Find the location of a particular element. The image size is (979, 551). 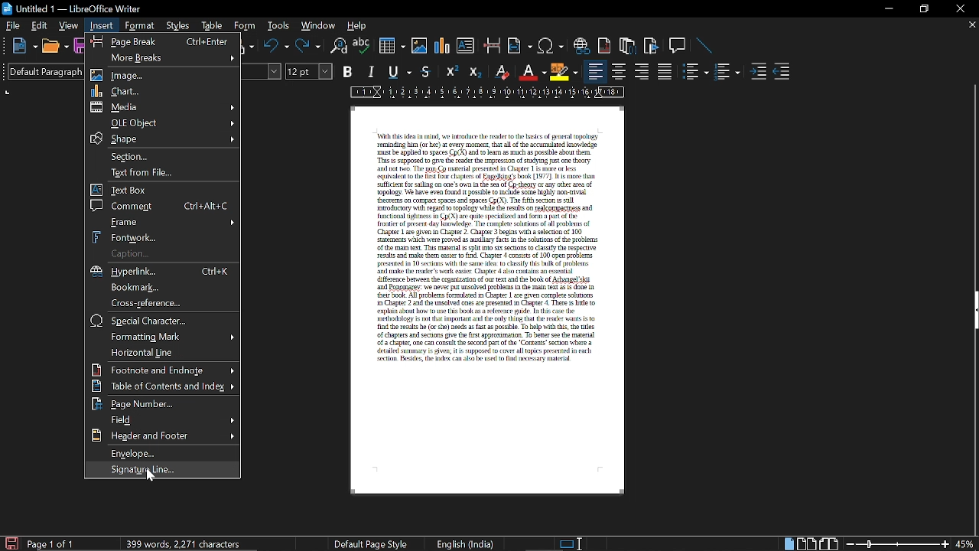

crossreference is located at coordinates (161, 305).